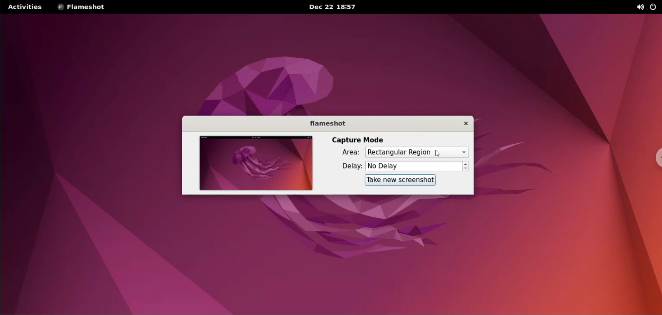  I want to click on take new screenshot button, so click(398, 180).